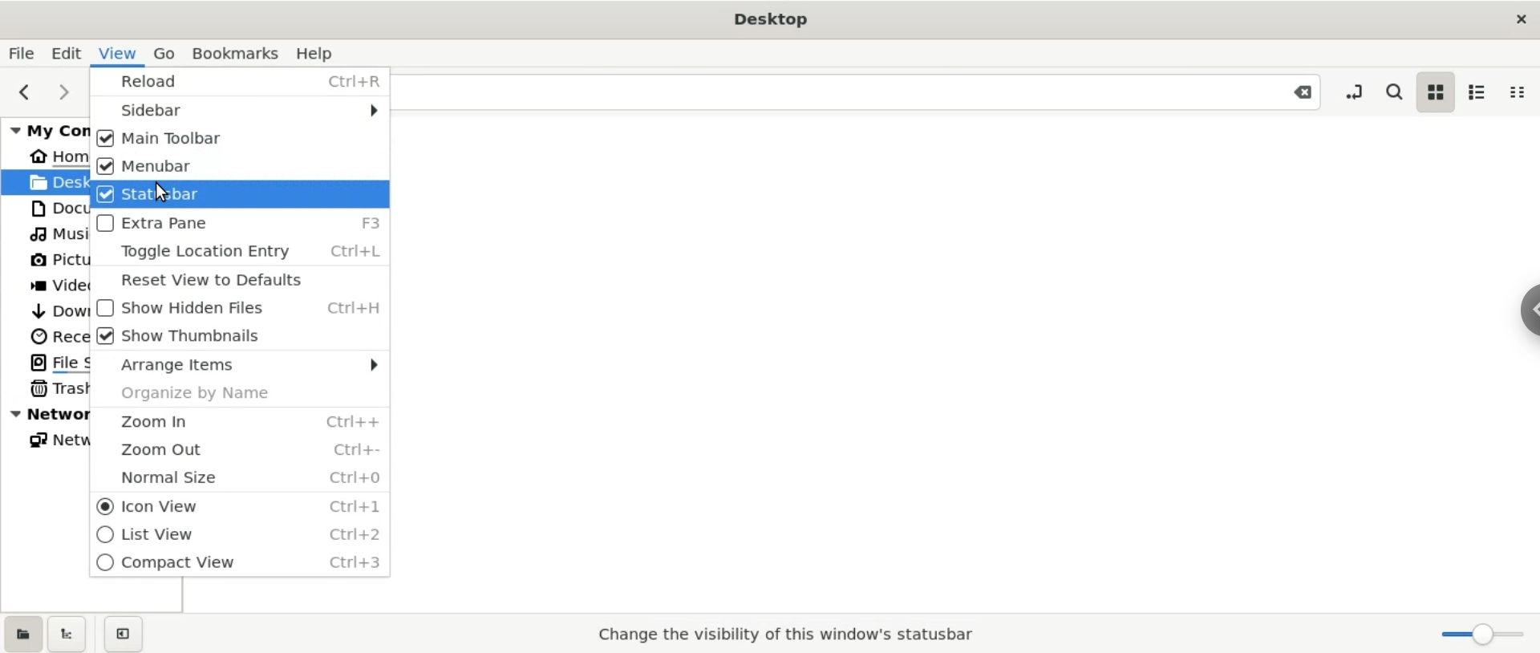  I want to click on next, so click(63, 91).